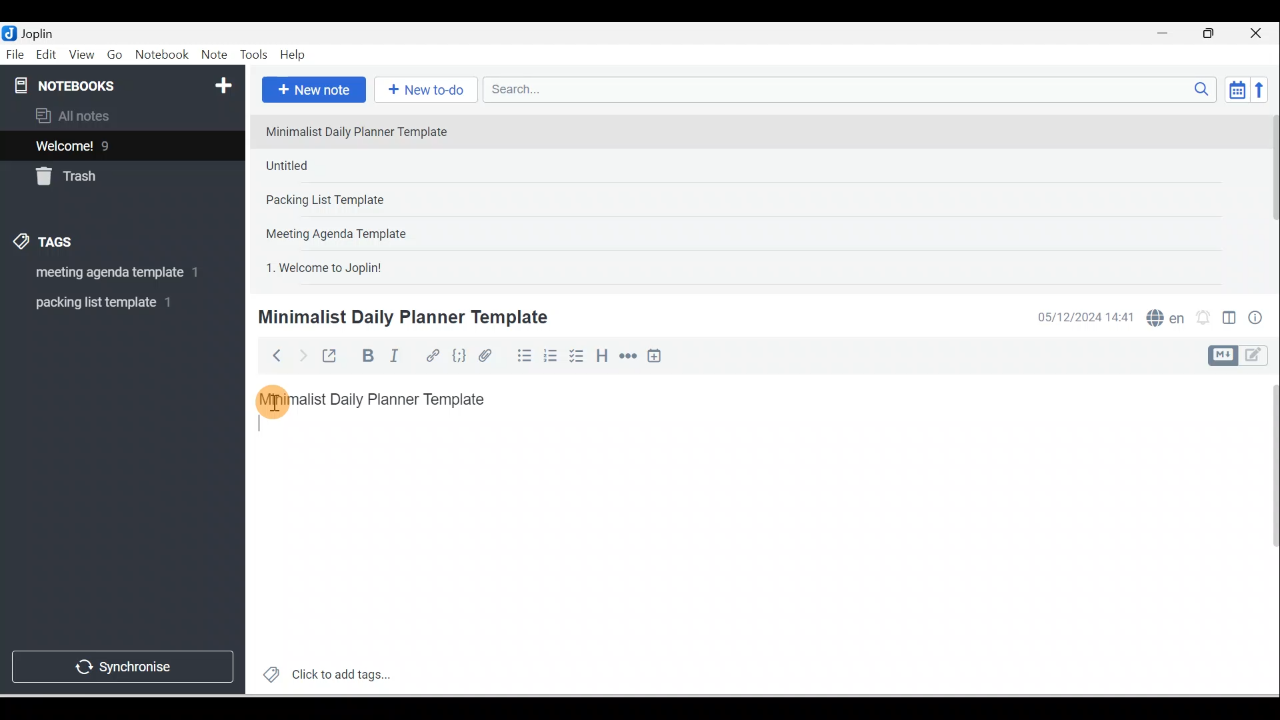 The image size is (1280, 720). What do you see at coordinates (1201, 318) in the screenshot?
I see `Set alarm` at bounding box center [1201, 318].